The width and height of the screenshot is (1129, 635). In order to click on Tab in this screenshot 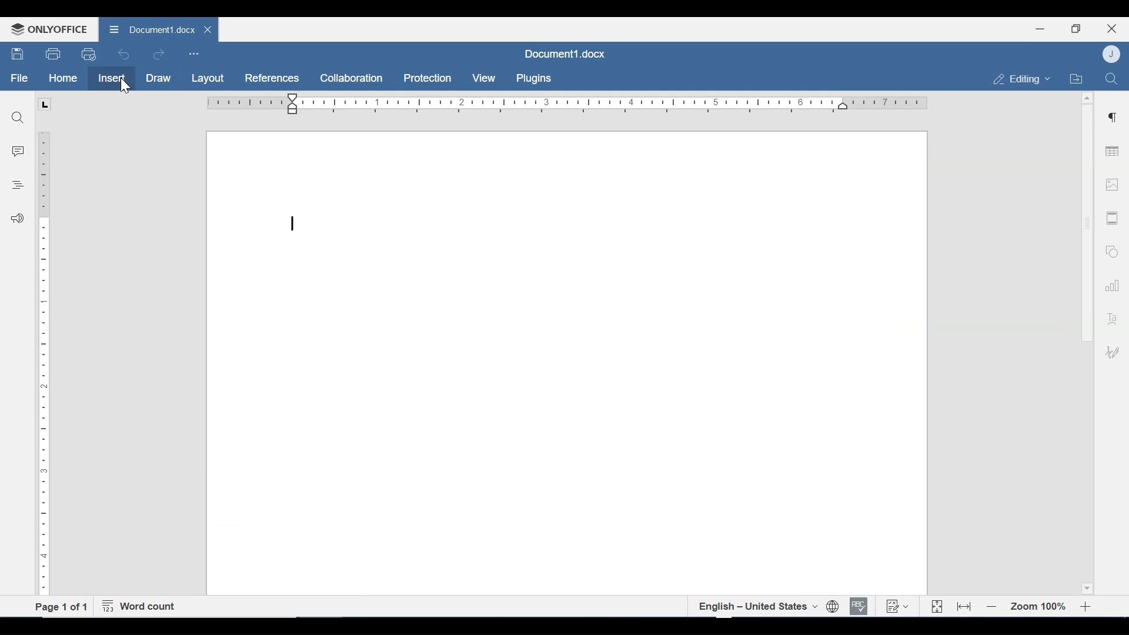, I will do `click(44, 104)`.